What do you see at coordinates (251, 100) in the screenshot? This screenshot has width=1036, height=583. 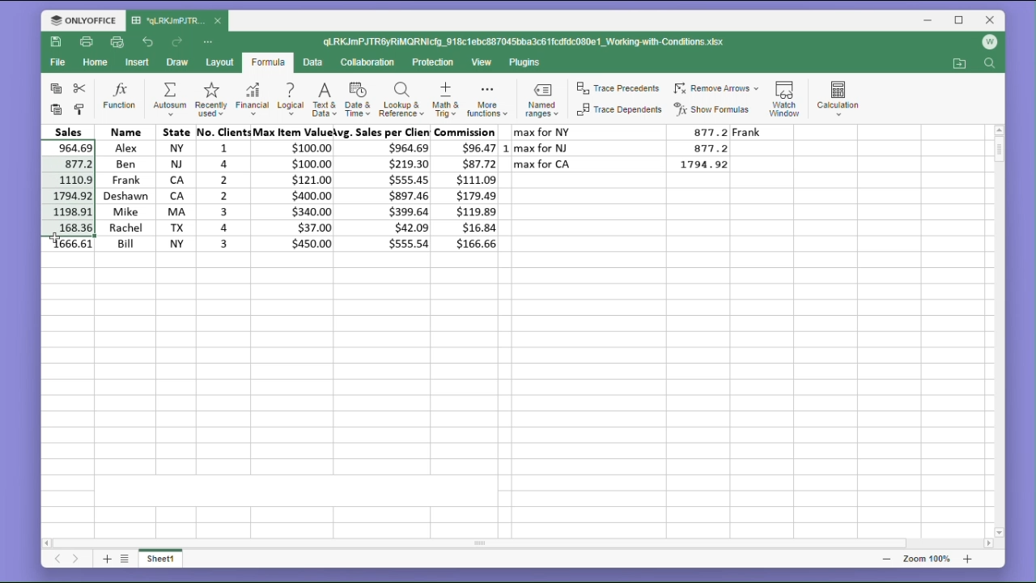 I see `financial` at bounding box center [251, 100].